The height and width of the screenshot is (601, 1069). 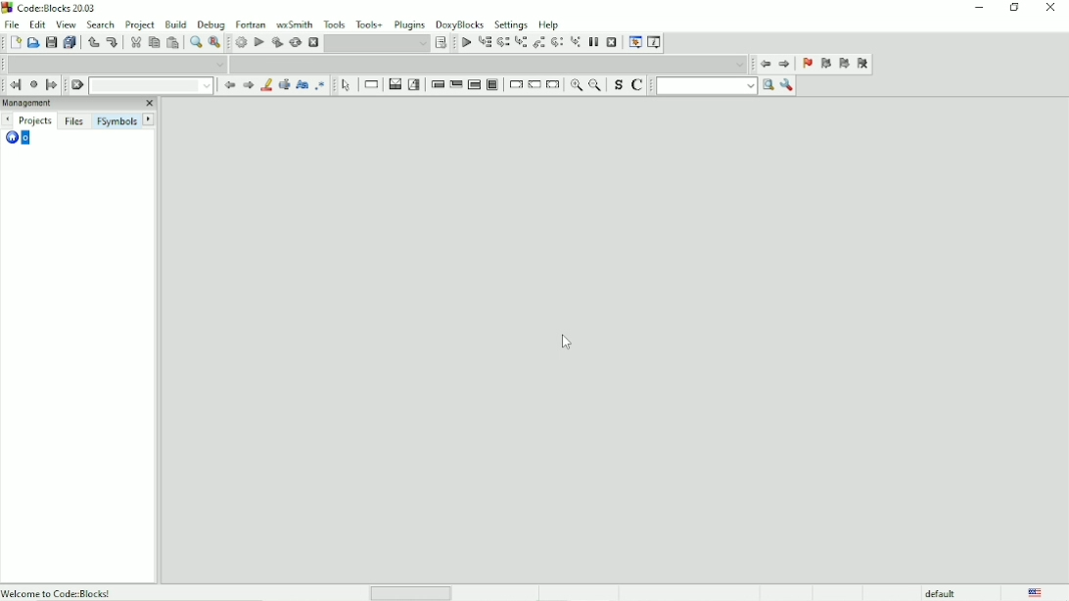 What do you see at coordinates (283, 85) in the screenshot?
I see `Selected text` at bounding box center [283, 85].